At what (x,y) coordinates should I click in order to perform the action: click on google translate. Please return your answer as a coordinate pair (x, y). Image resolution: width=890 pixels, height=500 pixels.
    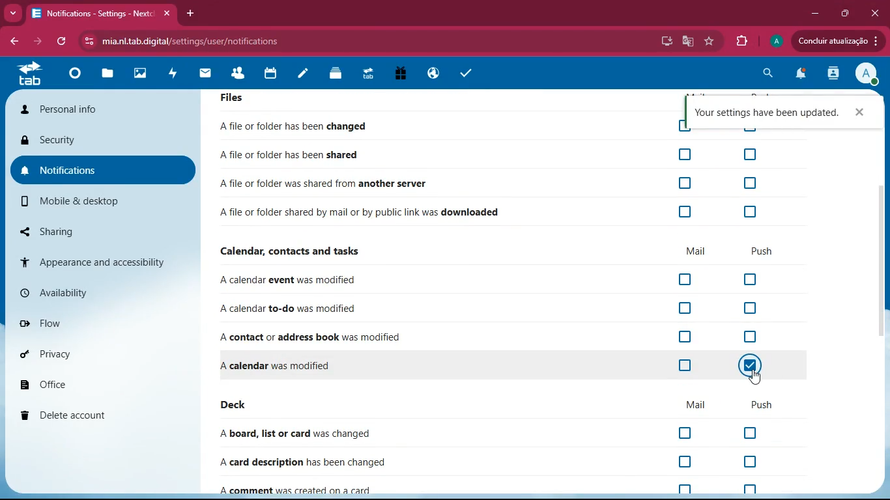
    Looking at the image, I should click on (687, 41).